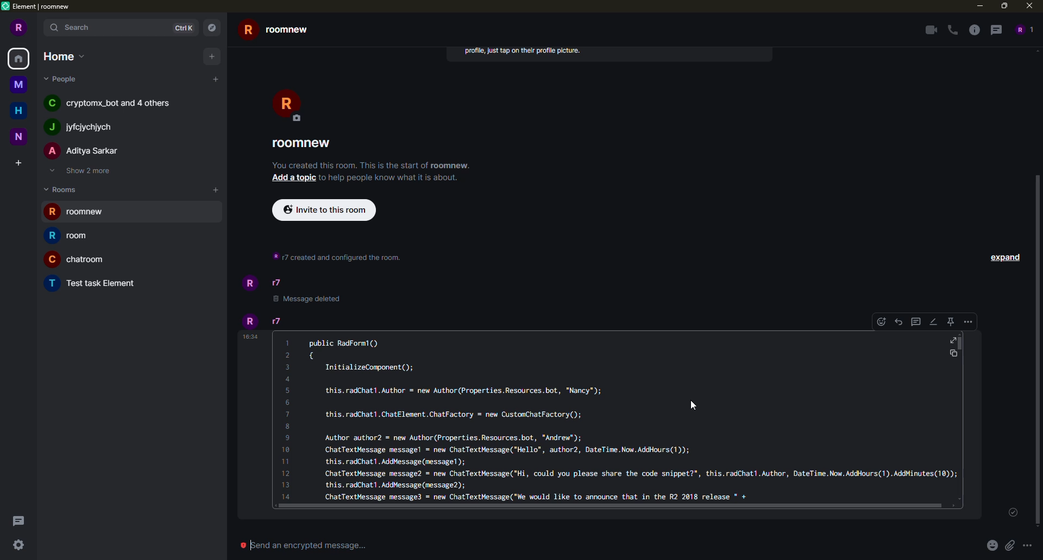 The width and height of the screenshot is (1043, 560). Describe the element at coordinates (184, 28) in the screenshot. I see `ctrlk` at that location.